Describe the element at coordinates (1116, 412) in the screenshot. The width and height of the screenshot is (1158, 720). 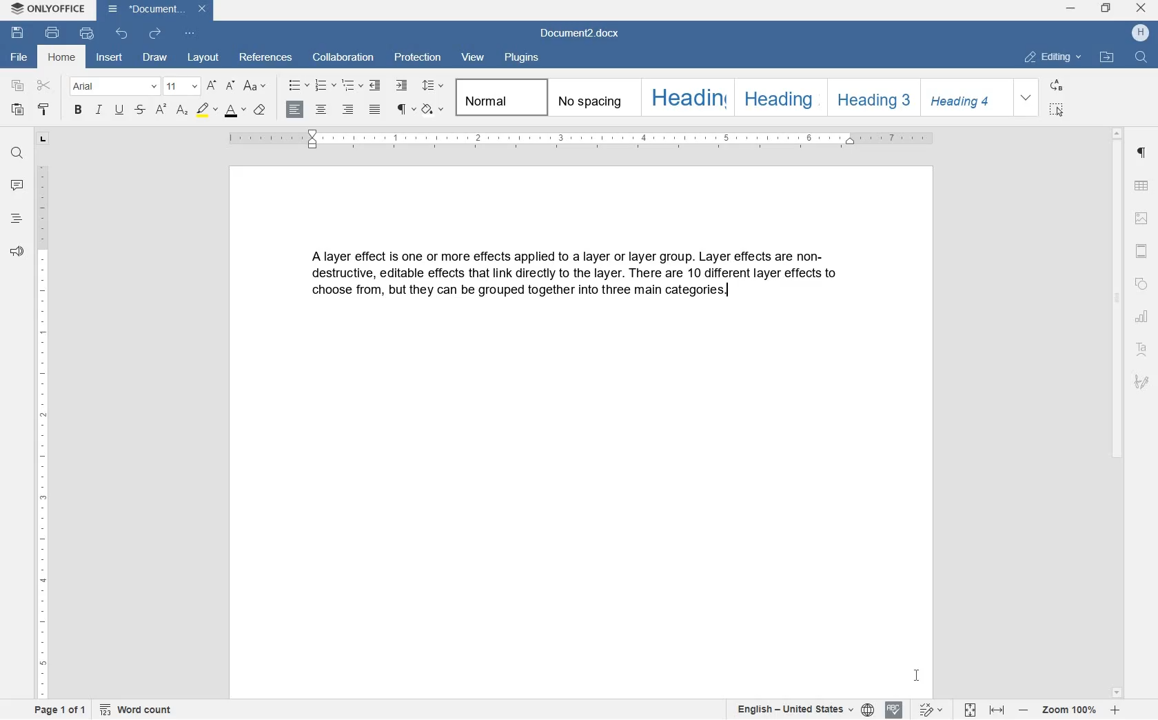
I see `scrollbar` at that location.